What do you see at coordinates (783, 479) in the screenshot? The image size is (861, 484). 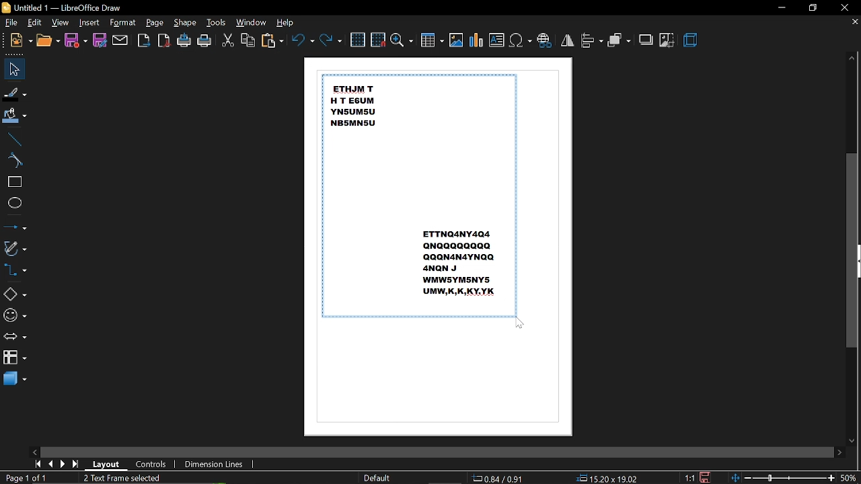 I see `change zoom` at bounding box center [783, 479].